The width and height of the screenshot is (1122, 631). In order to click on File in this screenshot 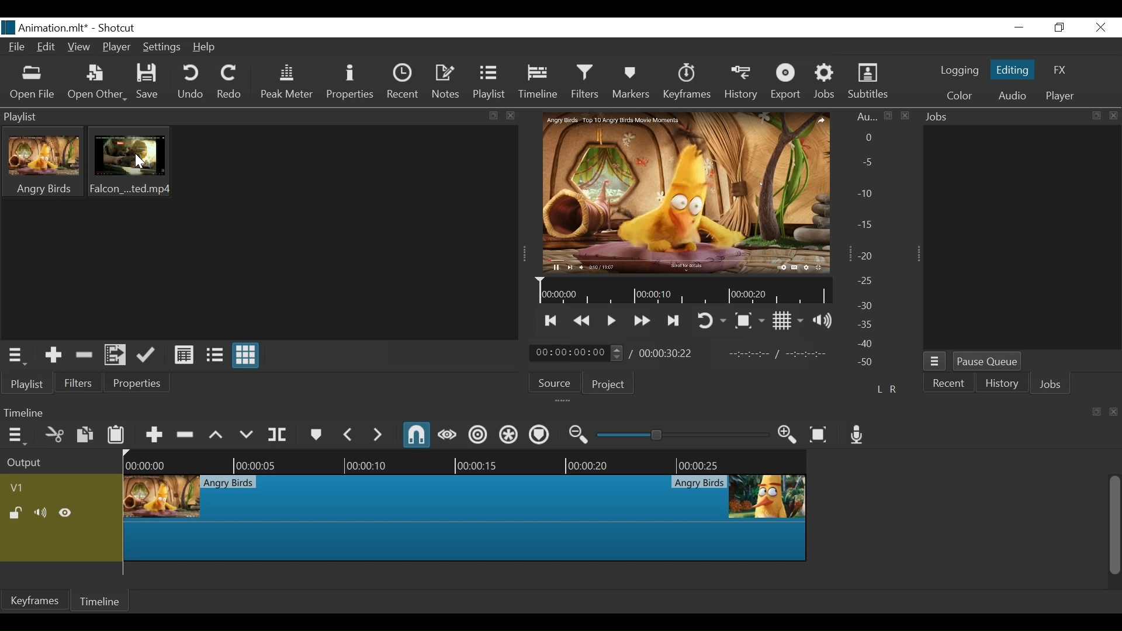, I will do `click(16, 46)`.